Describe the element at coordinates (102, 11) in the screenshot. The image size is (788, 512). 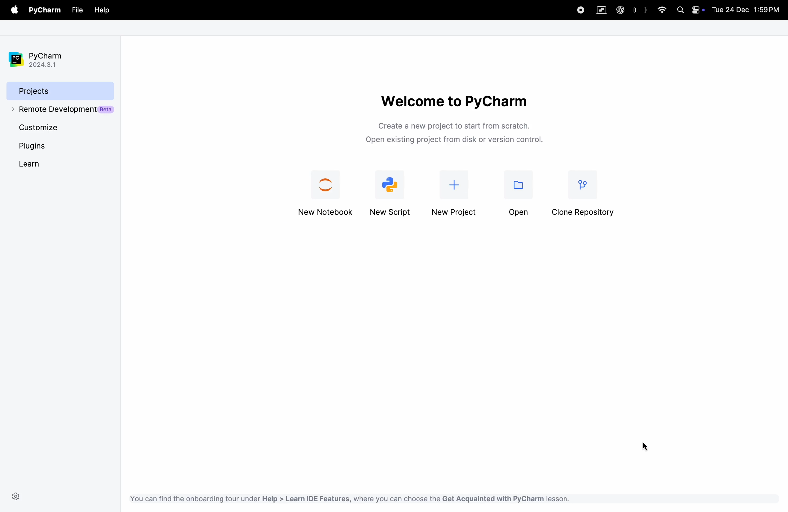
I see `file` at that location.